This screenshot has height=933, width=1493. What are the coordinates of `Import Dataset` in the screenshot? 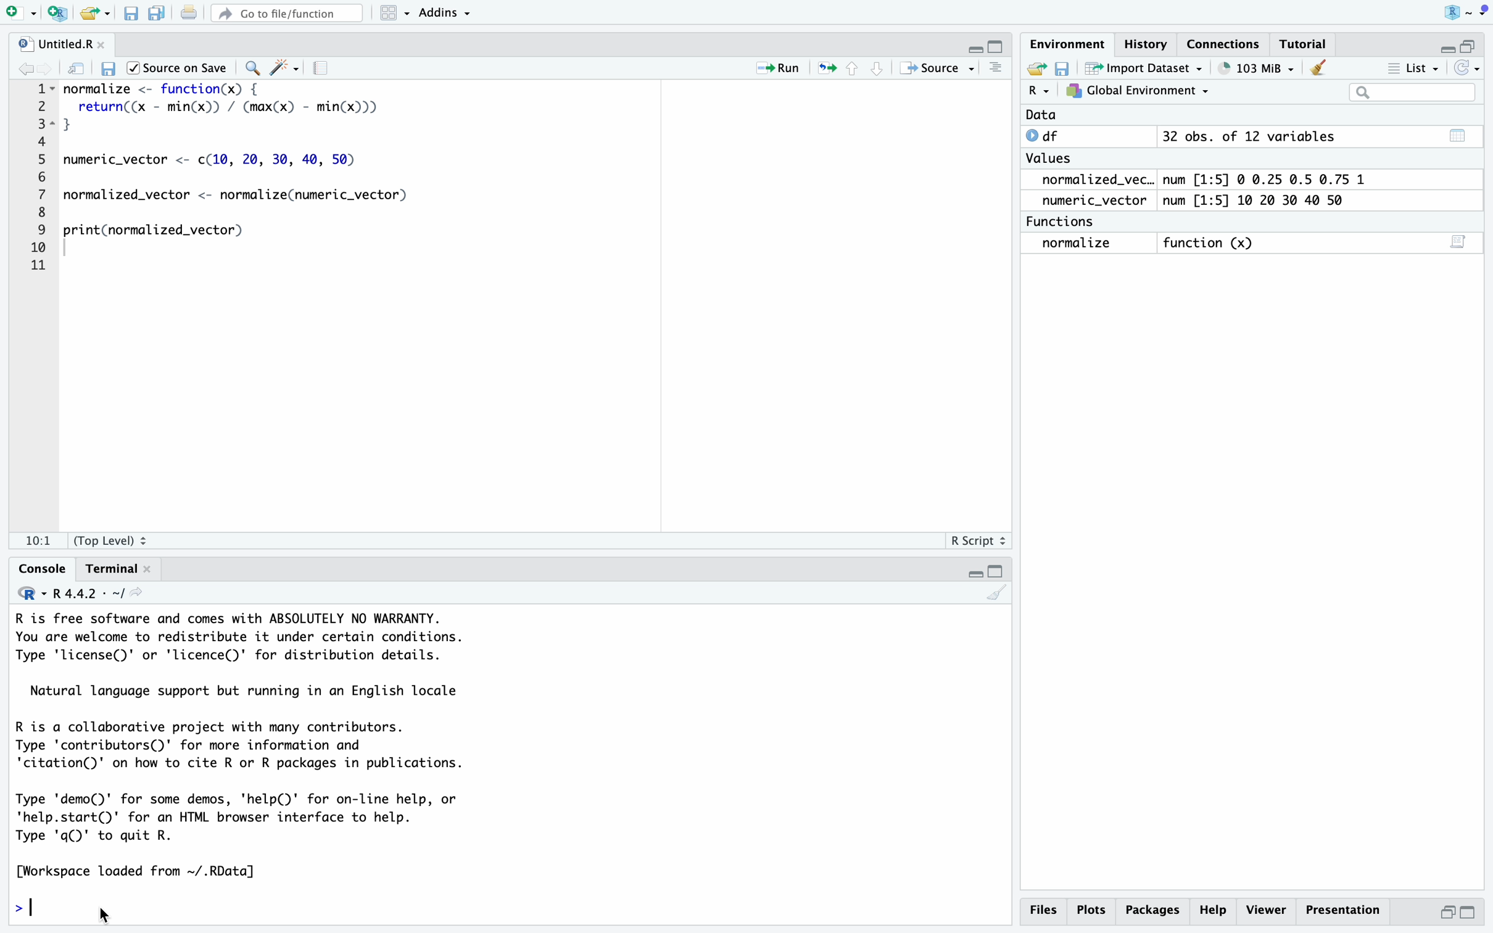 It's located at (1143, 68).